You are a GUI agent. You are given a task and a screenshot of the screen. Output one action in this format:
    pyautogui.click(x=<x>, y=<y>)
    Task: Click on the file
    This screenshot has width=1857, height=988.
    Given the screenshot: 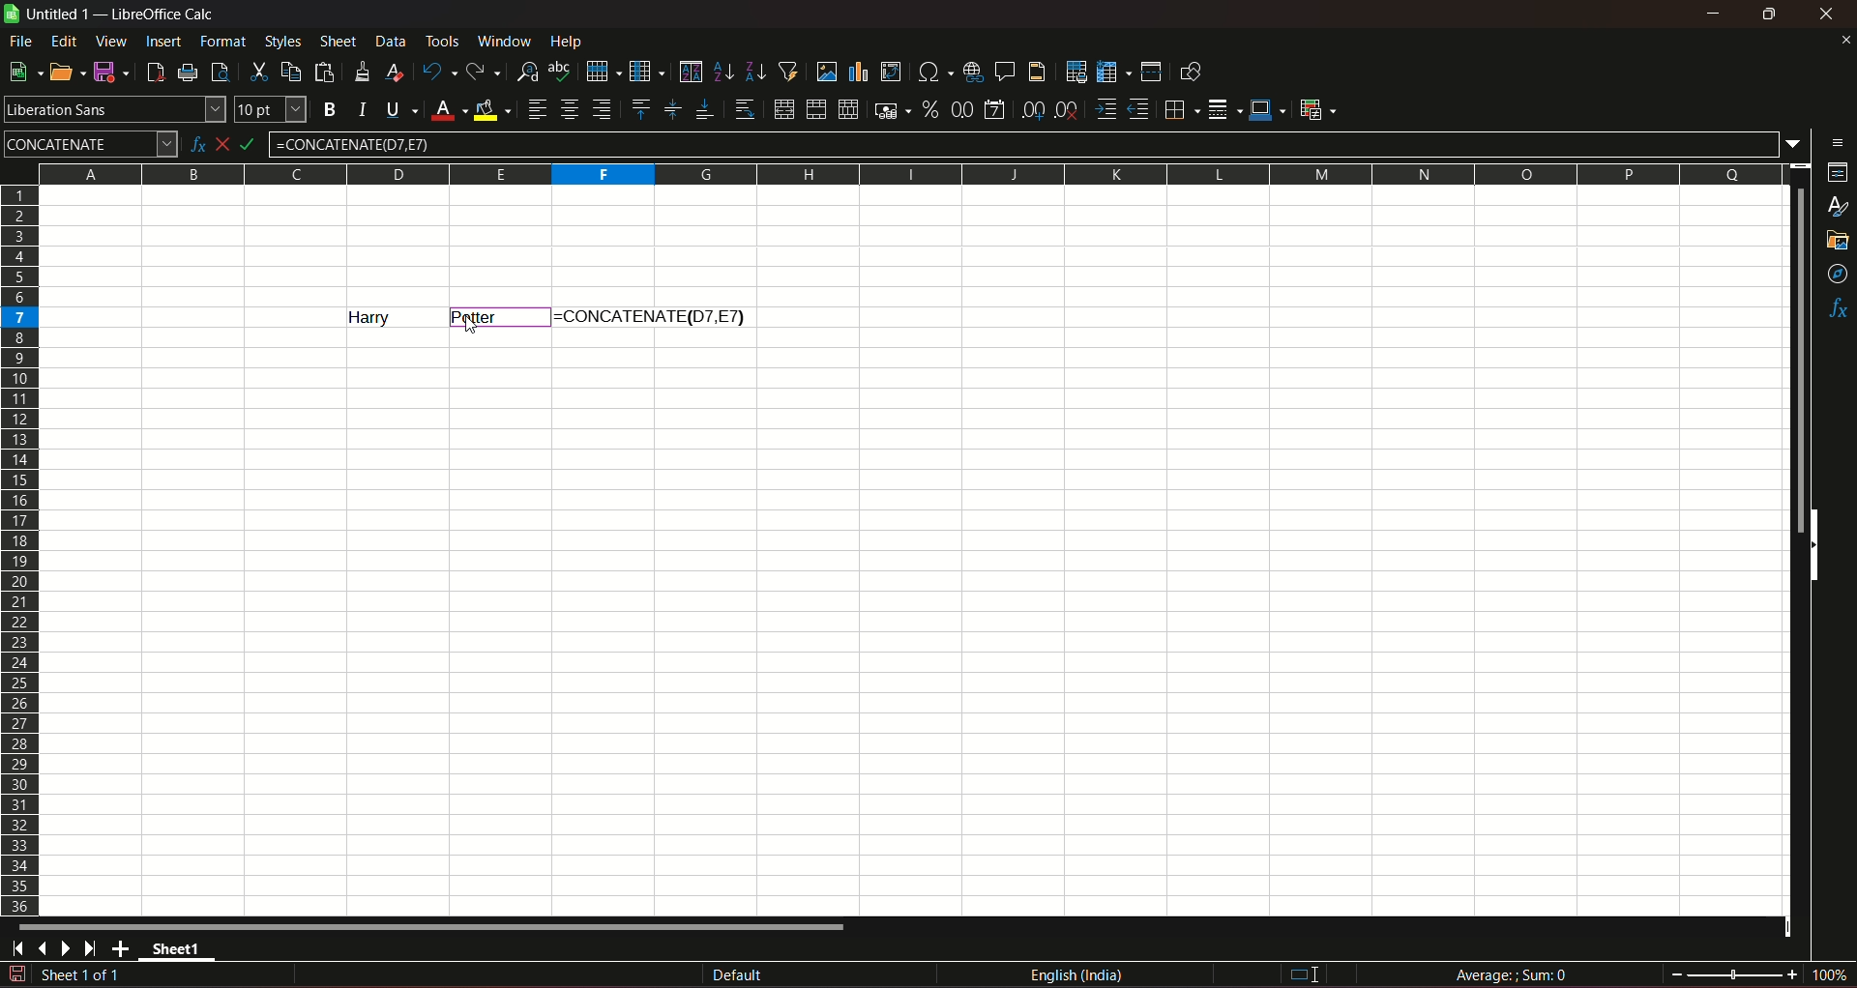 What is the action you would take?
    pyautogui.click(x=22, y=41)
    